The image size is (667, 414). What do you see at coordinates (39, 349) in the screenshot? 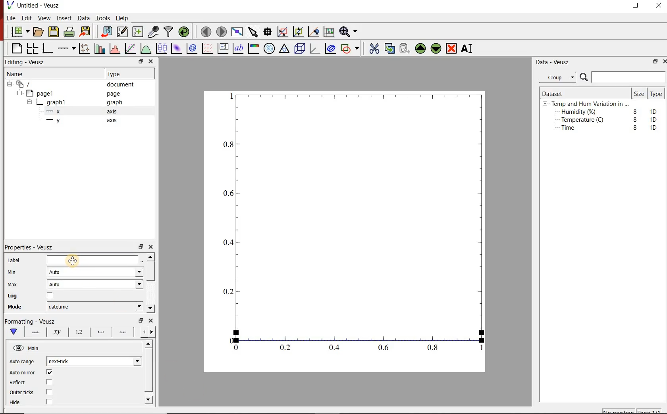
I see `Main` at bounding box center [39, 349].